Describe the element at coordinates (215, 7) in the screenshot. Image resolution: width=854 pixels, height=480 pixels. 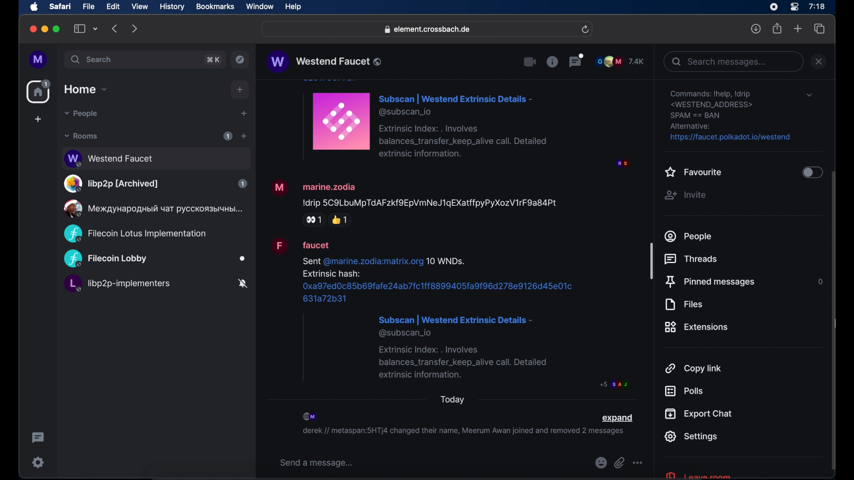
I see `bookmarks` at that location.